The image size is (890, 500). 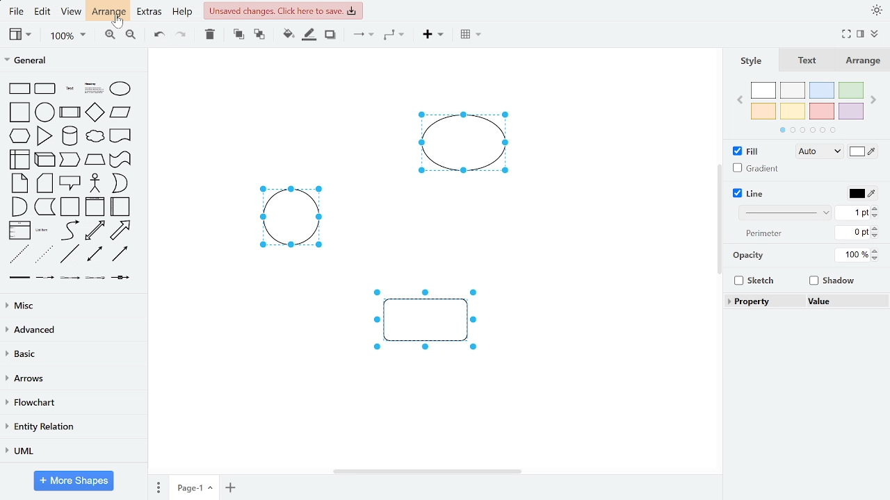 What do you see at coordinates (832, 281) in the screenshot?
I see `Shadow` at bounding box center [832, 281].